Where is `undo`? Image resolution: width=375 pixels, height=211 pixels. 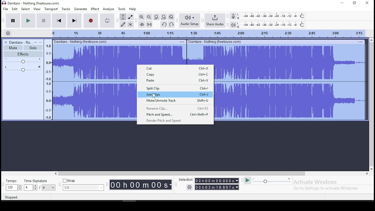 undo is located at coordinates (164, 24).